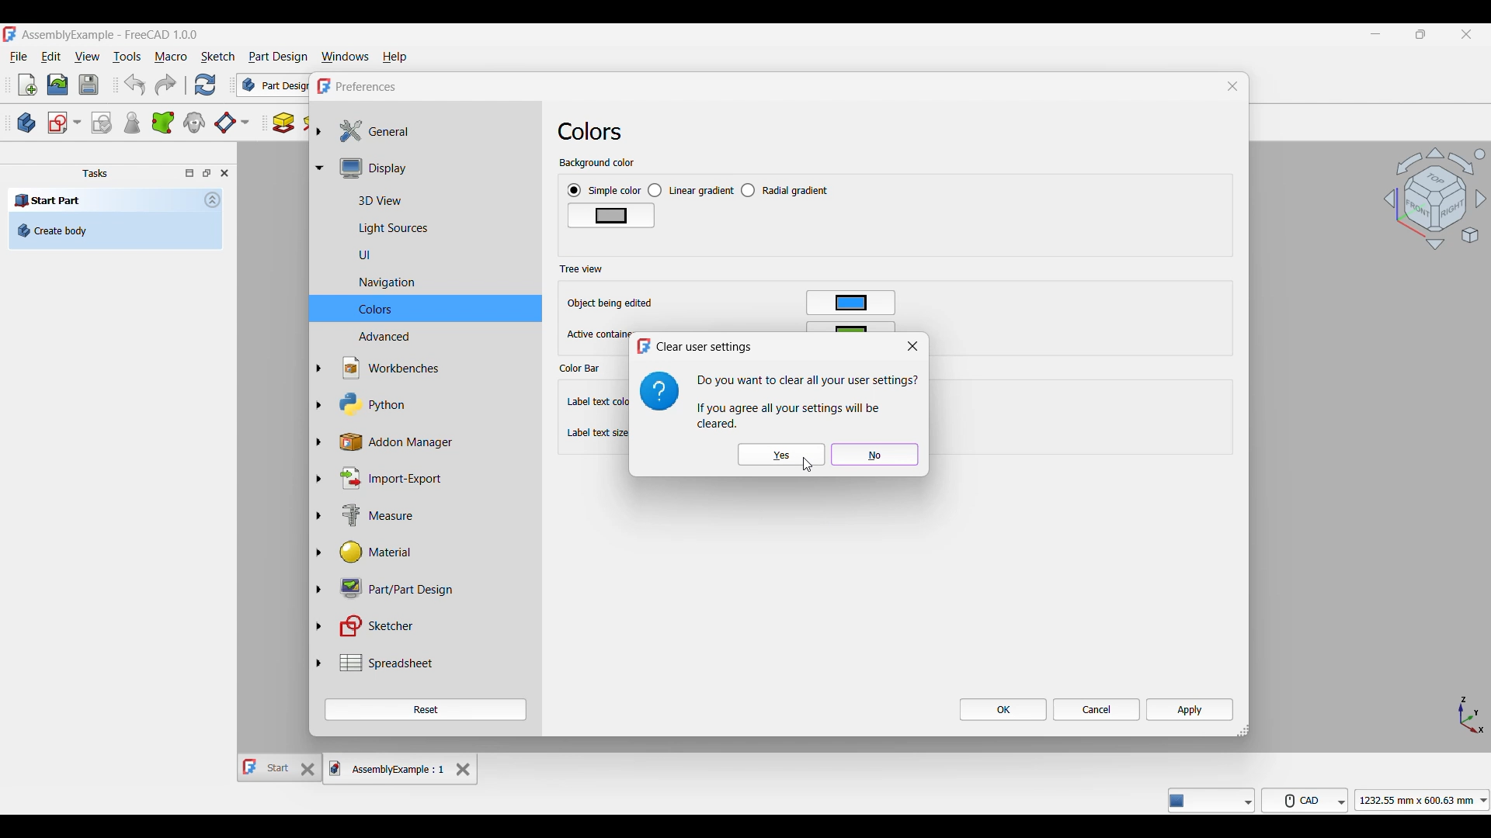 Image resolution: width=1491 pixels, height=838 pixels. What do you see at coordinates (808, 465) in the screenshot?
I see `Cursor` at bounding box center [808, 465].